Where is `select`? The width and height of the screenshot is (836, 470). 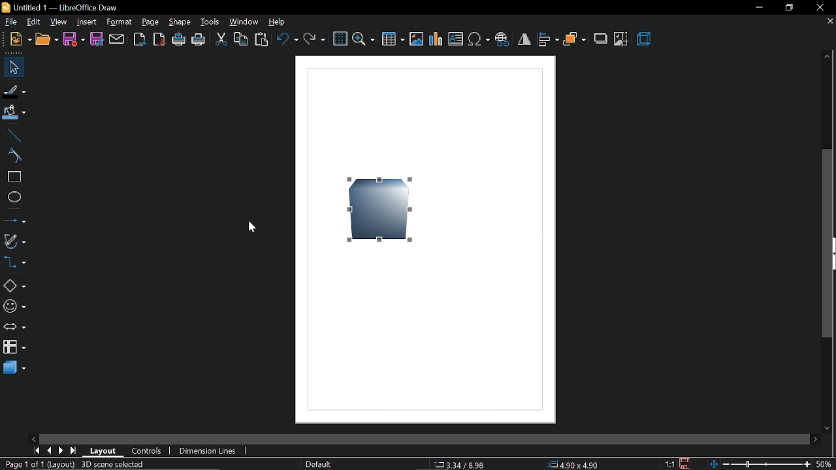 select is located at coordinates (11, 67).